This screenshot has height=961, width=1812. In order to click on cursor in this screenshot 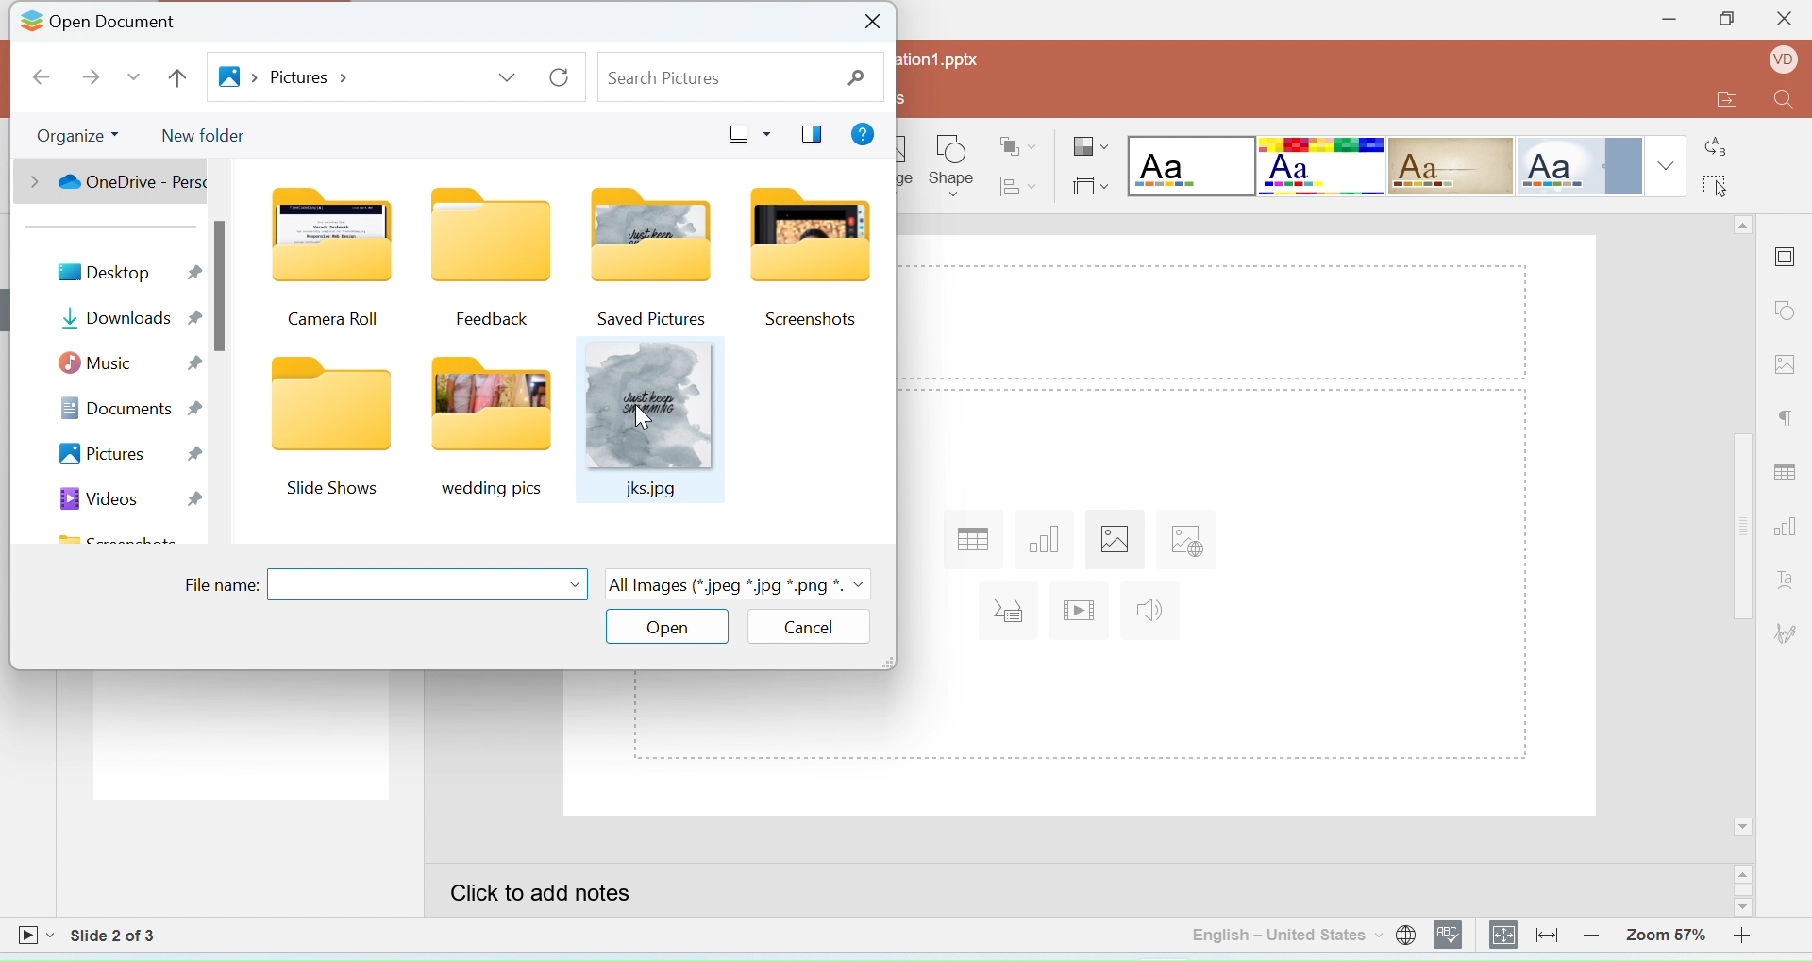, I will do `click(644, 417)`.